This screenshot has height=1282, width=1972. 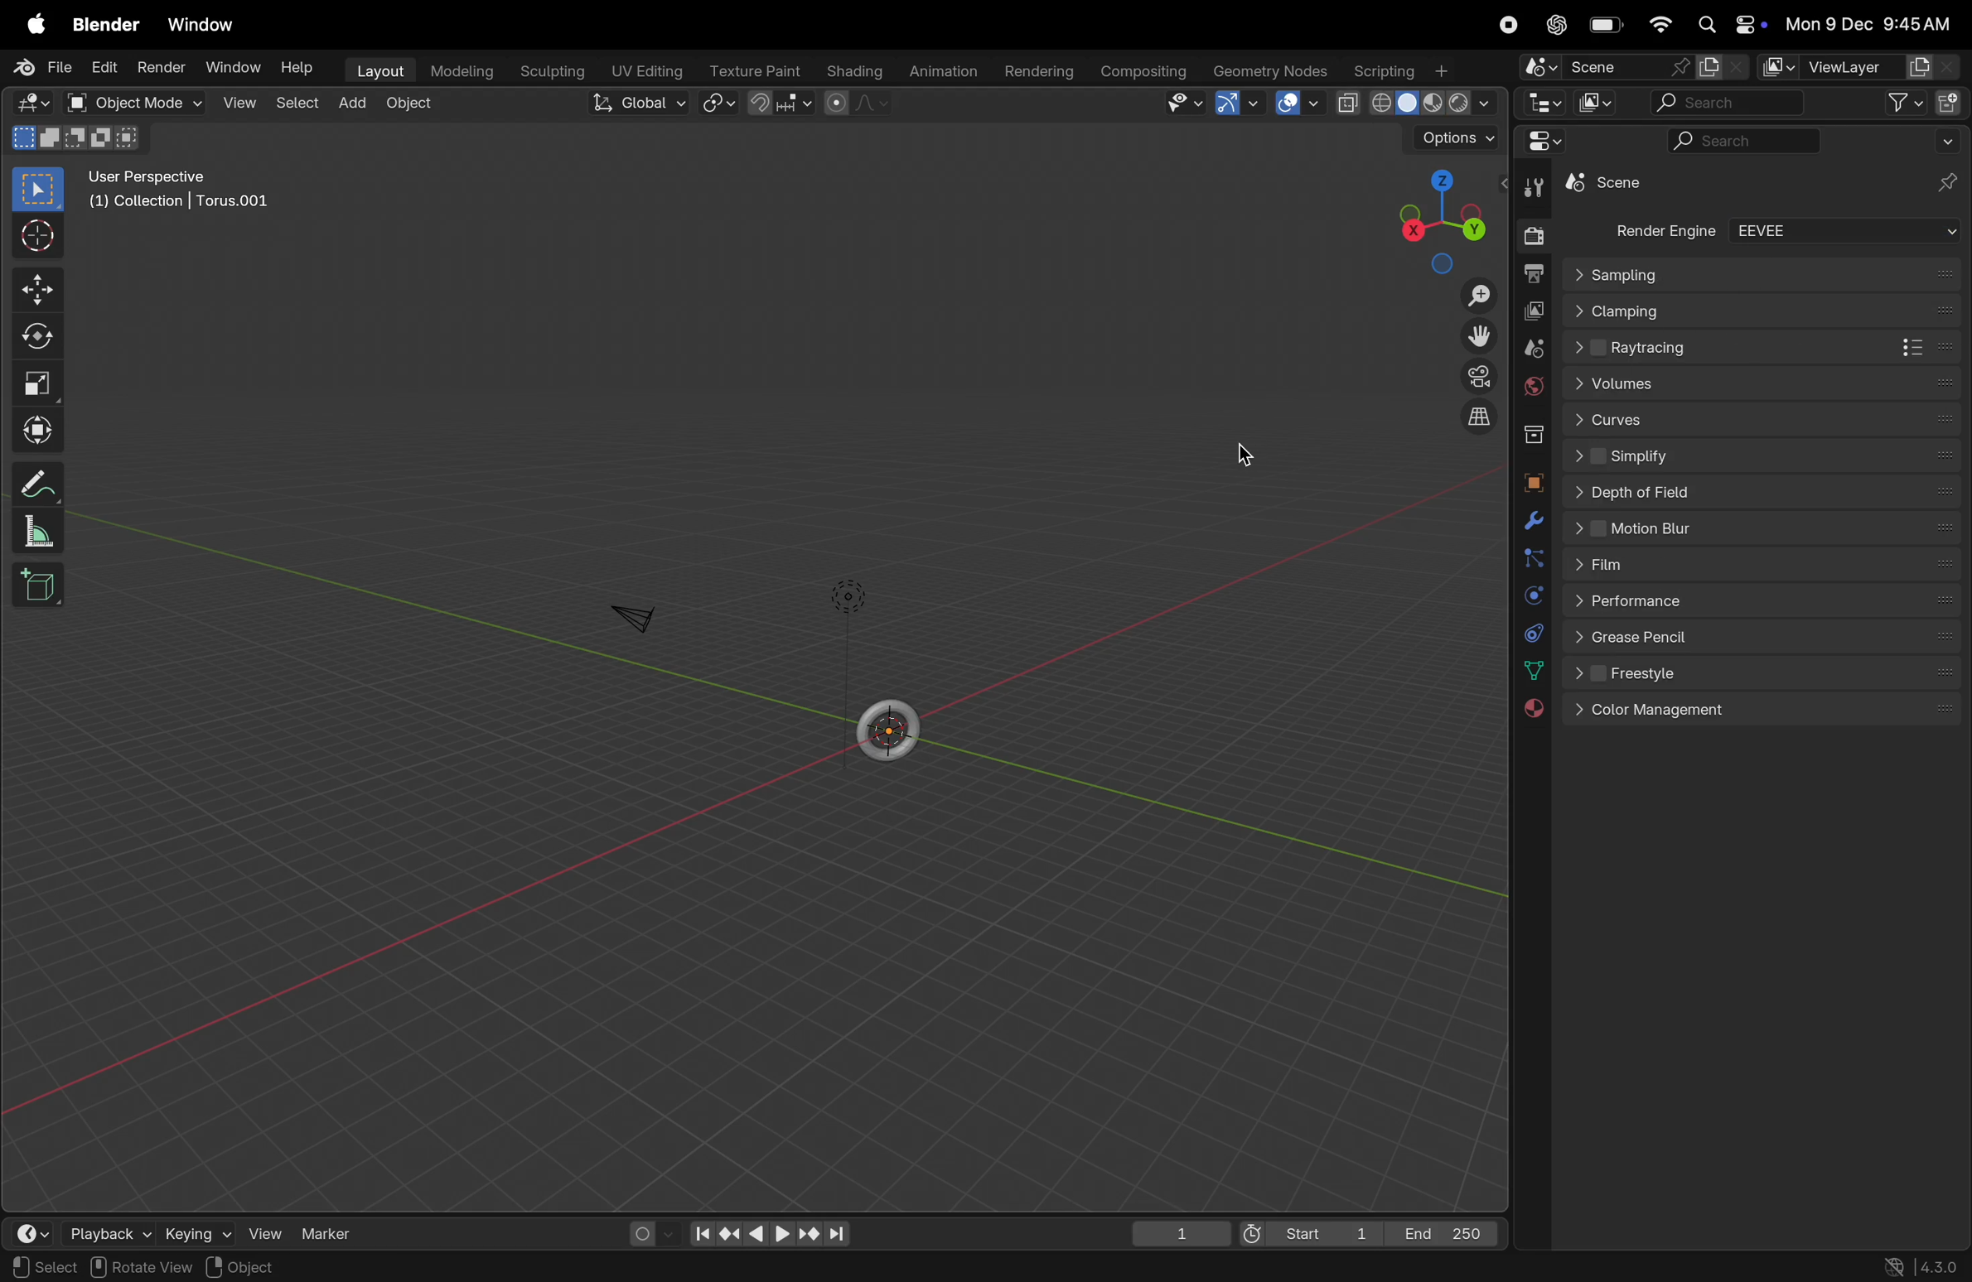 I want to click on shading, so click(x=857, y=71).